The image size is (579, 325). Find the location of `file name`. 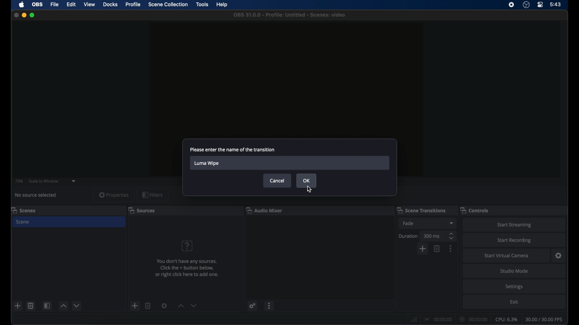

file name is located at coordinates (290, 15).